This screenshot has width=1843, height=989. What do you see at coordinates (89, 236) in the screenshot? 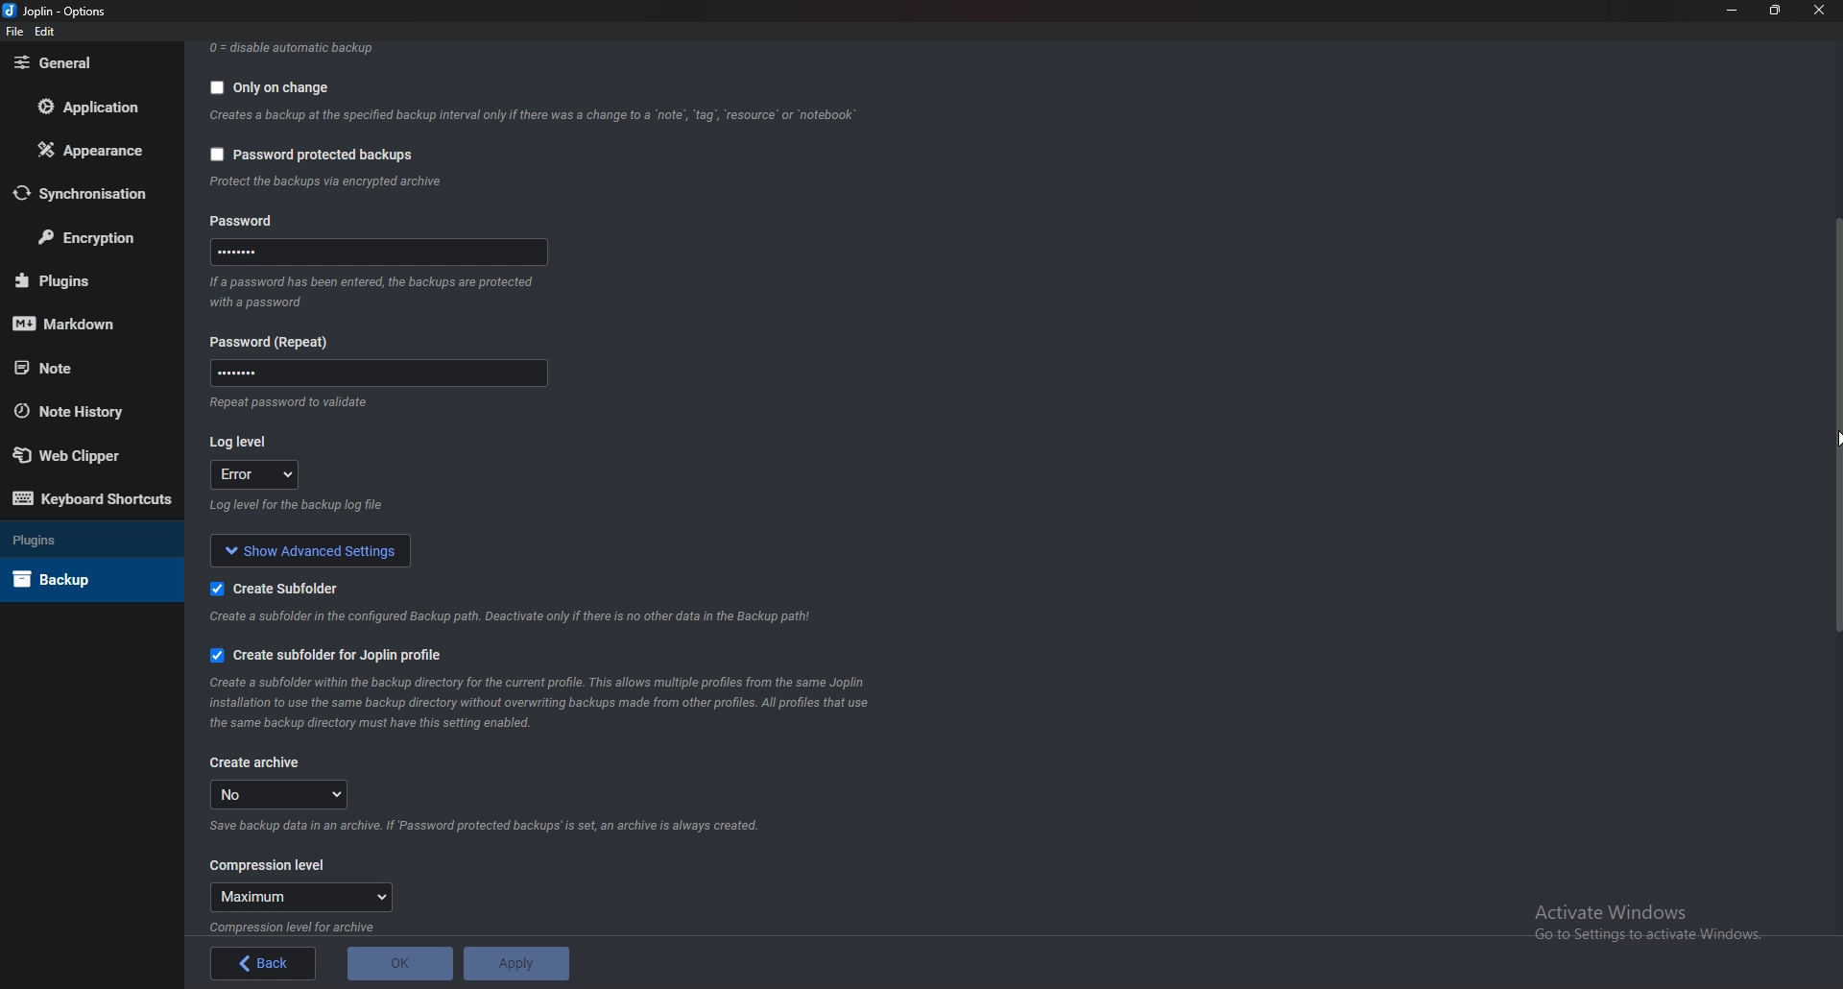
I see `Encryption` at bounding box center [89, 236].